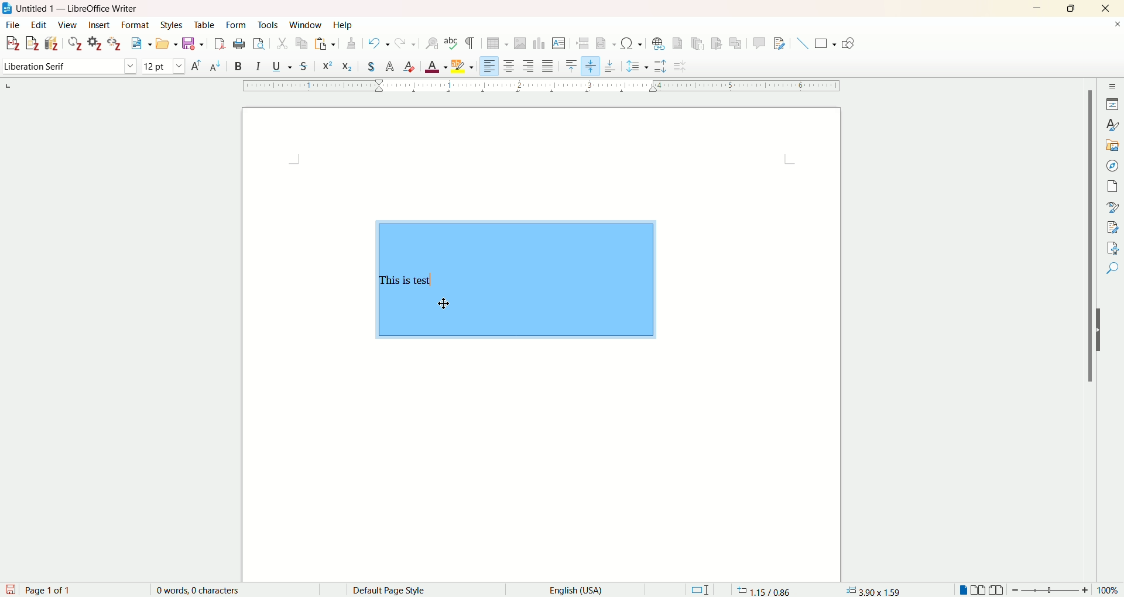 This screenshot has height=597, width=1124. Describe the element at coordinates (277, 66) in the screenshot. I see `to foregorund` at that location.